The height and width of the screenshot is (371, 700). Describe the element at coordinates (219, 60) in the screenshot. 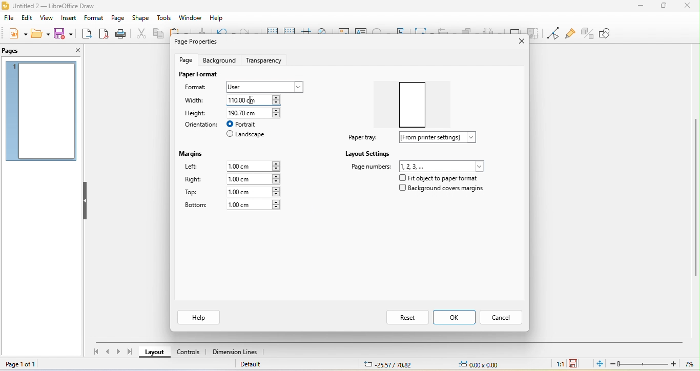

I see `background` at that location.